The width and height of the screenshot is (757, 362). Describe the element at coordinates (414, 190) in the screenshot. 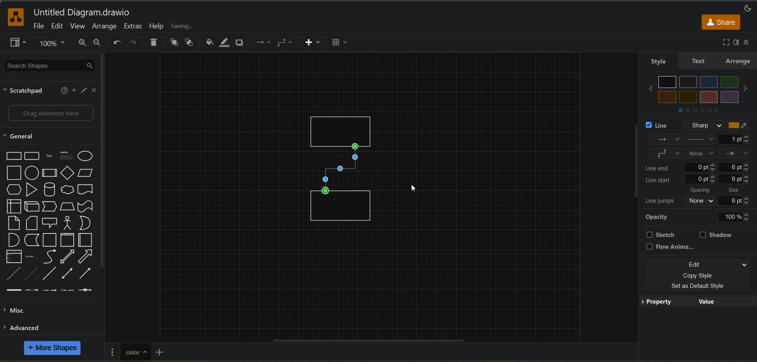

I see `cursor` at that location.